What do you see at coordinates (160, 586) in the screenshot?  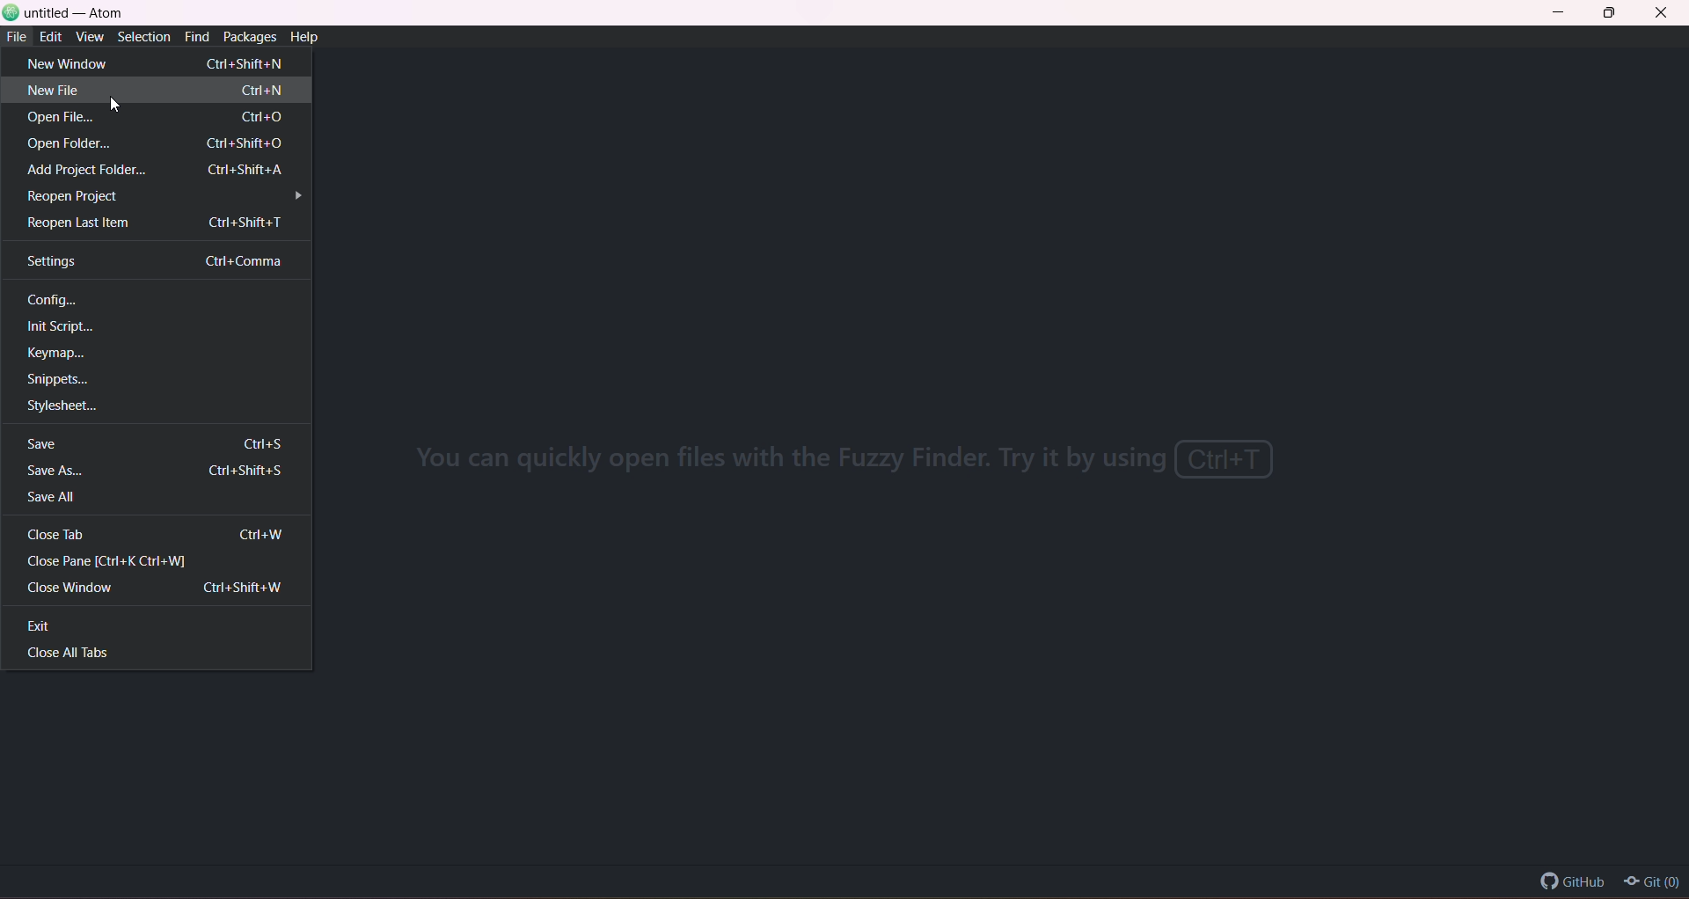 I see `Close Window Ctrl+Shift+W` at bounding box center [160, 586].